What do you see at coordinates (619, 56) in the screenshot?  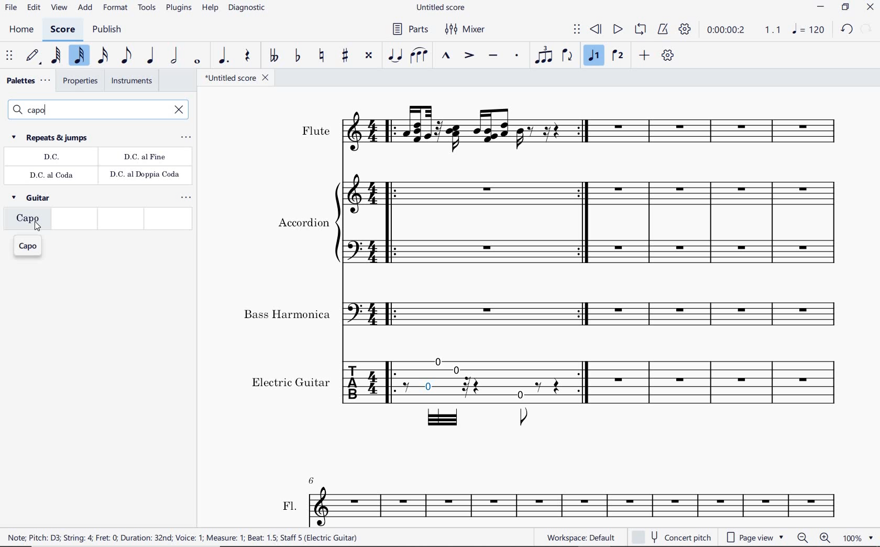 I see `voice 2` at bounding box center [619, 56].